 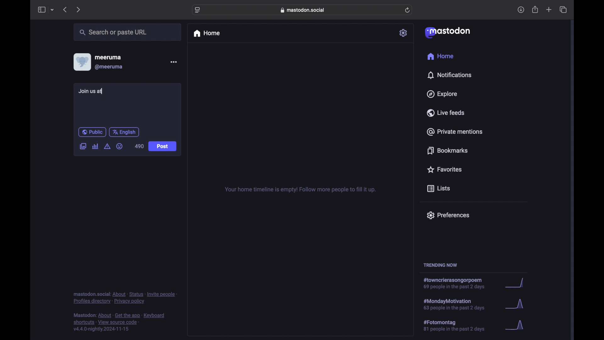 What do you see at coordinates (120, 146) in the screenshot?
I see `emoji` at bounding box center [120, 146].